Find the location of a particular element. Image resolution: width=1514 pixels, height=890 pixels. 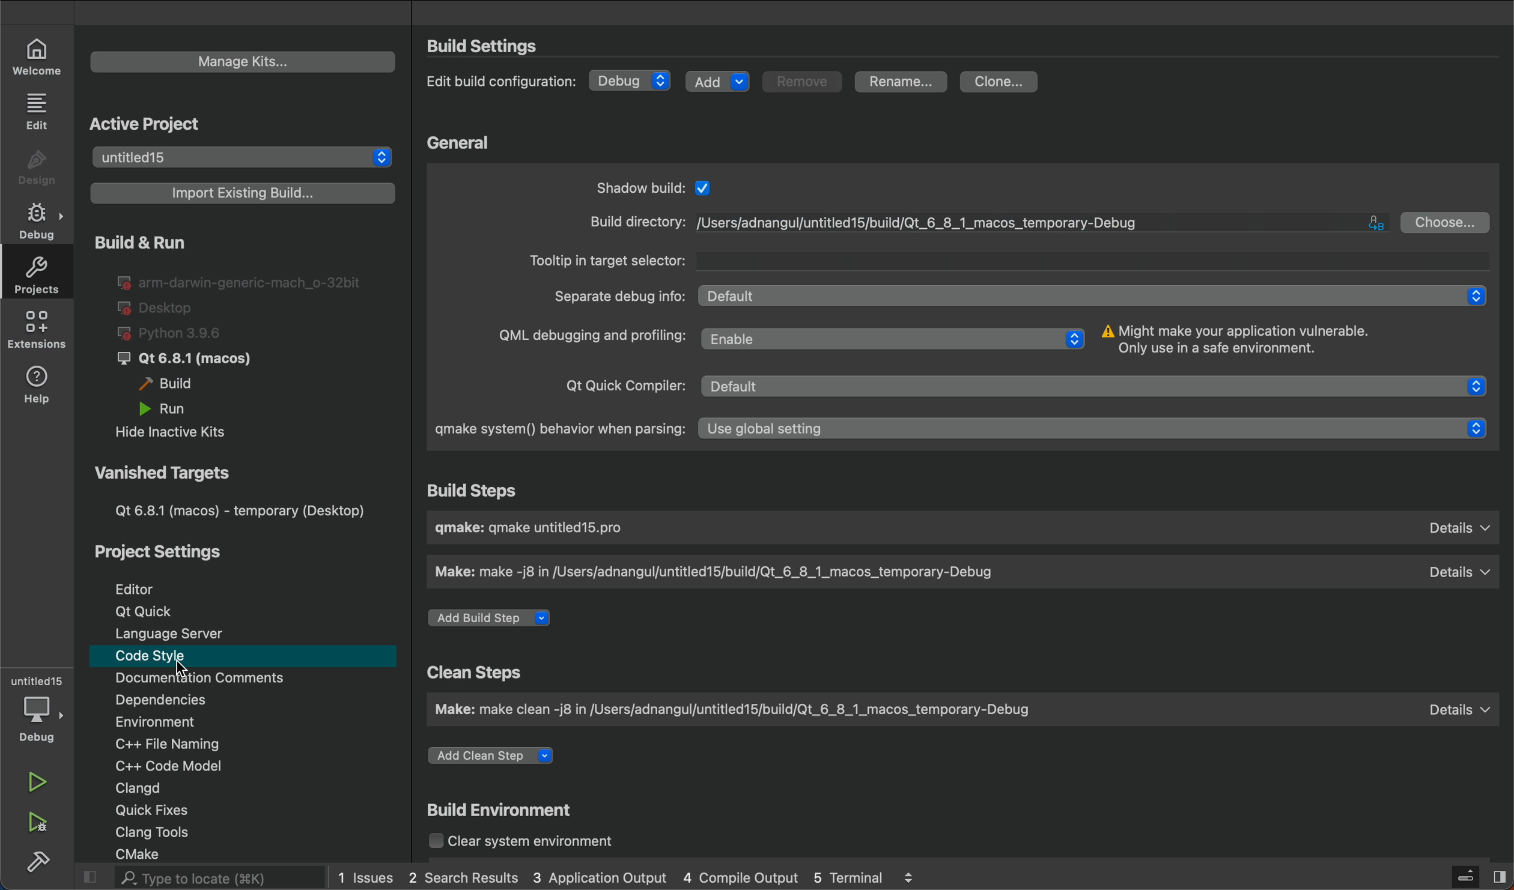

projects is located at coordinates (36, 273).